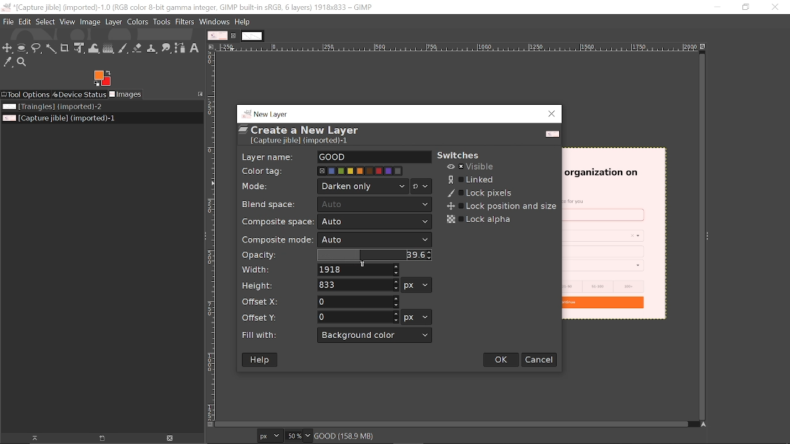 This screenshot has height=444, width=790. What do you see at coordinates (705, 425) in the screenshot?
I see `Navigate this display` at bounding box center [705, 425].